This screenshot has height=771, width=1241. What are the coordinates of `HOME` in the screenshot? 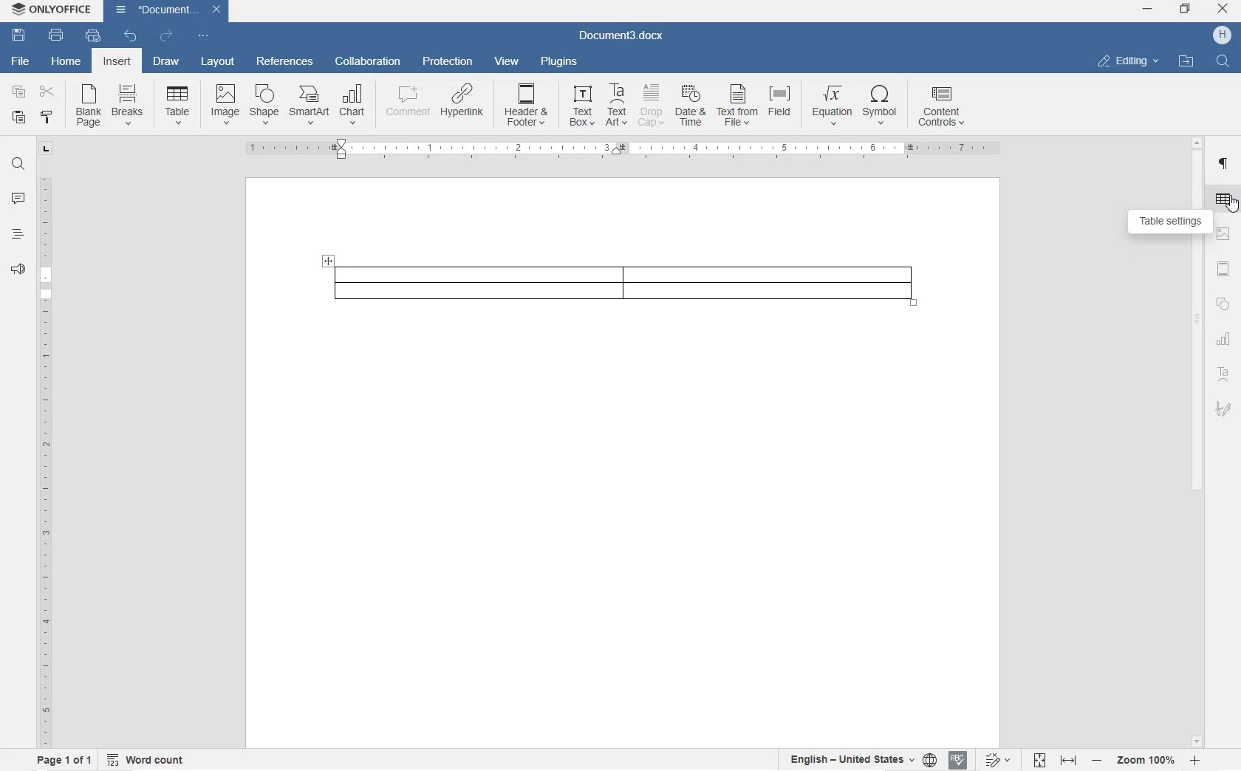 It's located at (67, 60).